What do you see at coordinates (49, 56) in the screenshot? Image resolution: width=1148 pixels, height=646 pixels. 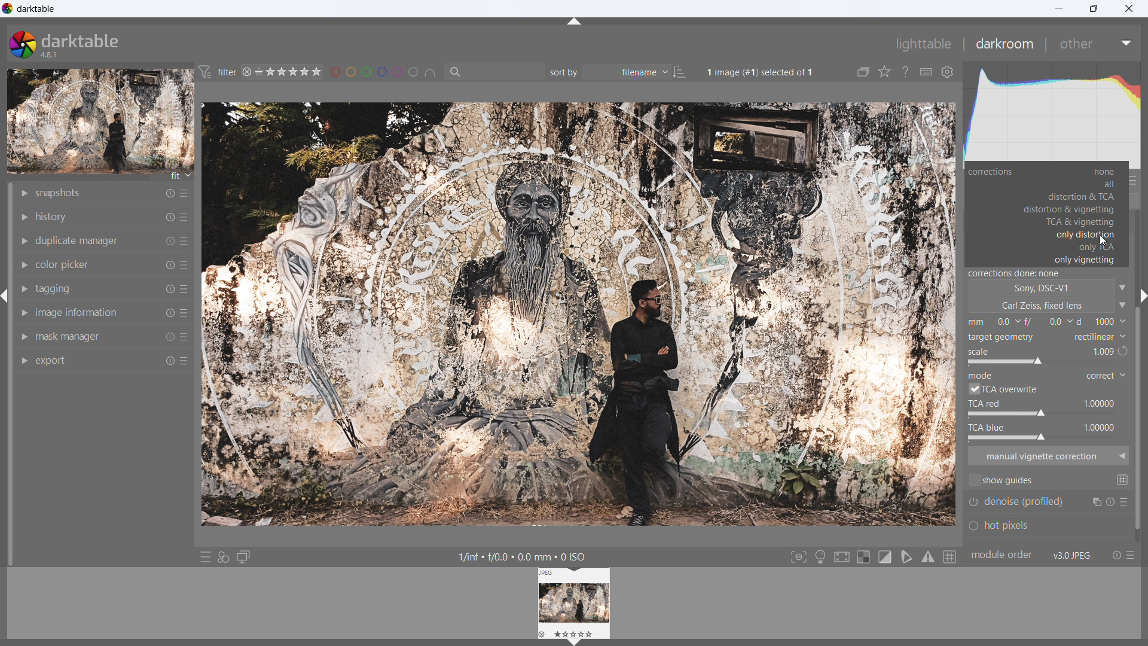 I see `version` at bounding box center [49, 56].